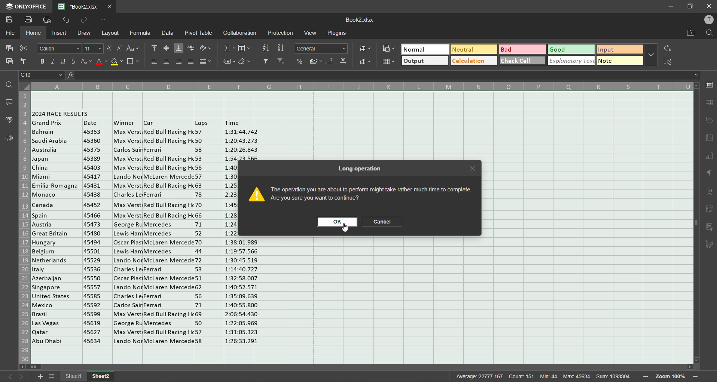 The image size is (717, 382). What do you see at coordinates (49, 21) in the screenshot?
I see `quick print` at bounding box center [49, 21].